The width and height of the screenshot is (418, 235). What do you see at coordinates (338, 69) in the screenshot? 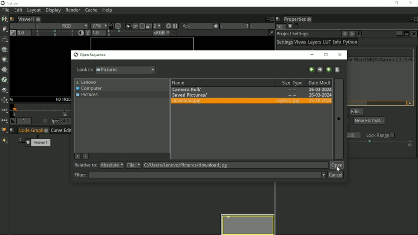
I see `Create a new directory here` at bounding box center [338, 69].